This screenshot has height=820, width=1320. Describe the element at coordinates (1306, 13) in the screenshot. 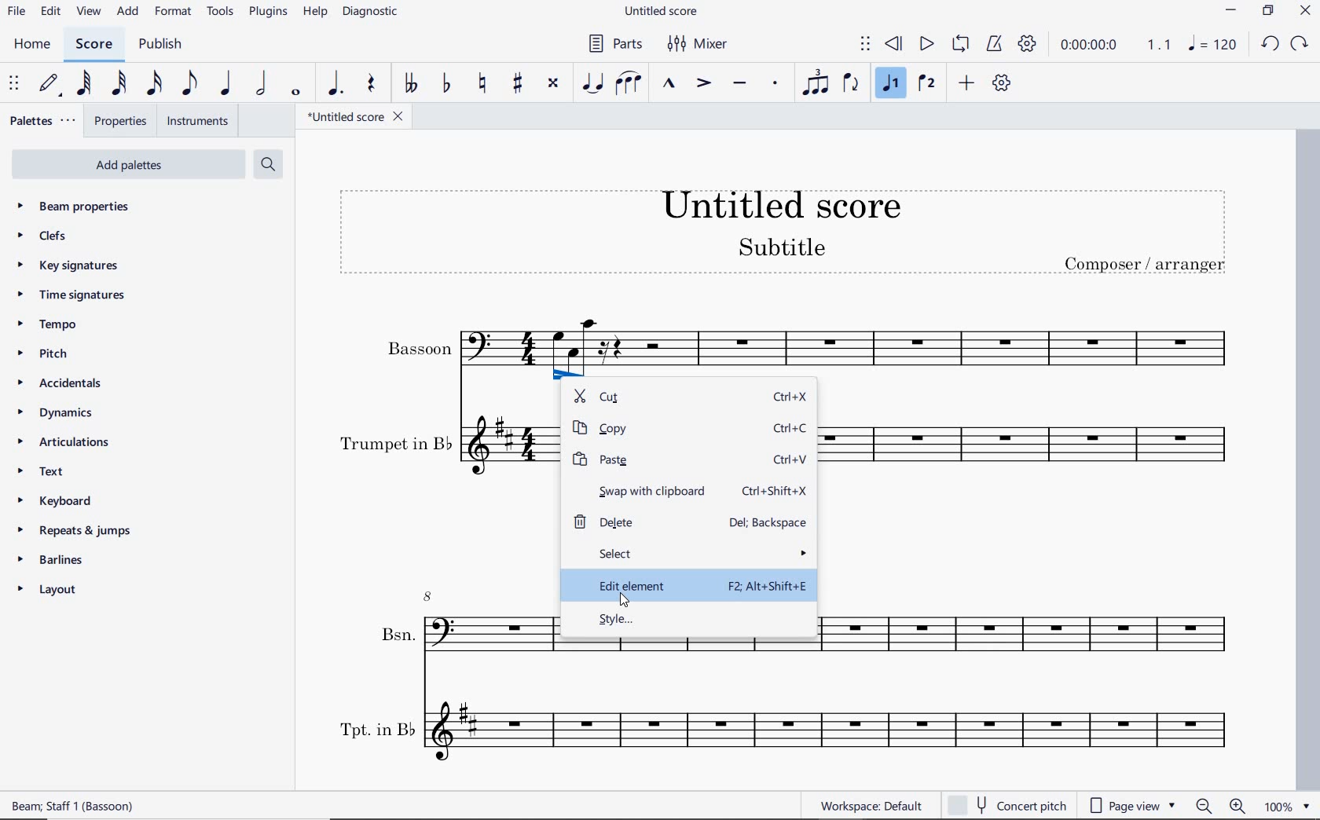

I see `CLOSE` at that location.